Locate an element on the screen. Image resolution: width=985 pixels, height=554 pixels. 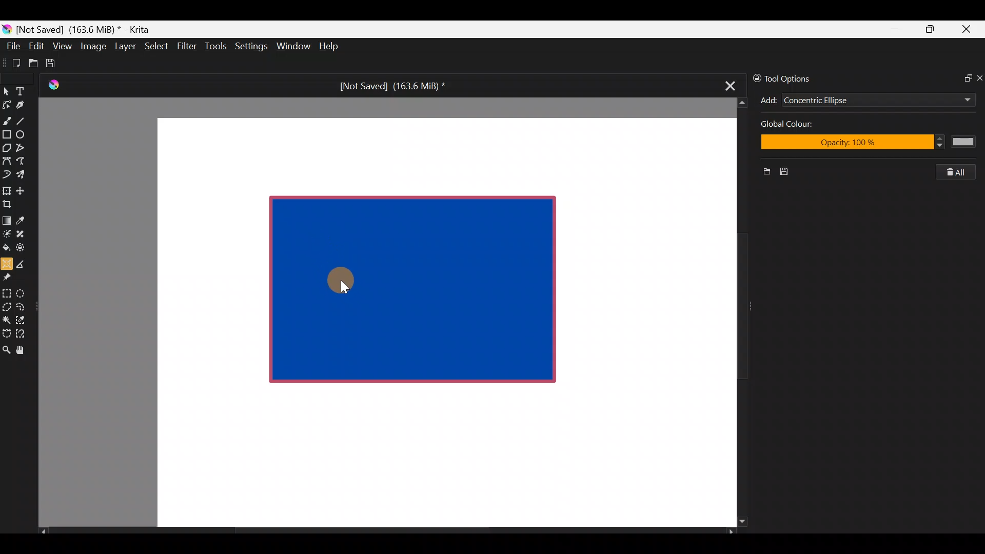
Text tool is located at coordinates (26, 91).